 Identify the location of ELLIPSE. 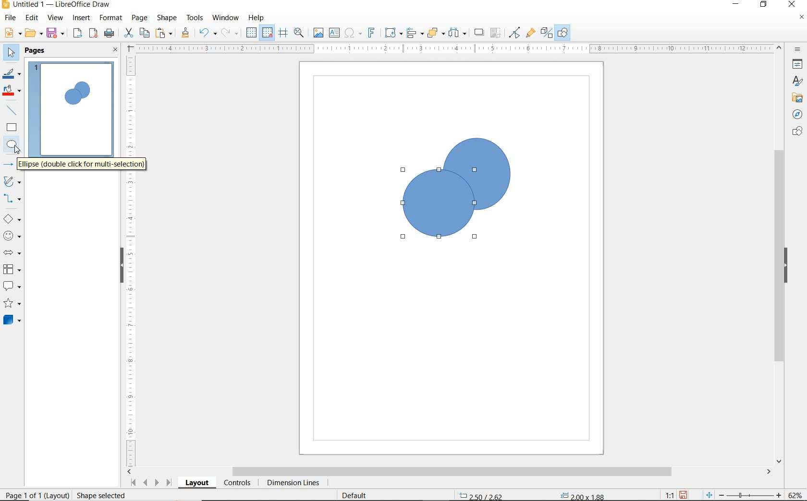
(12, 145).